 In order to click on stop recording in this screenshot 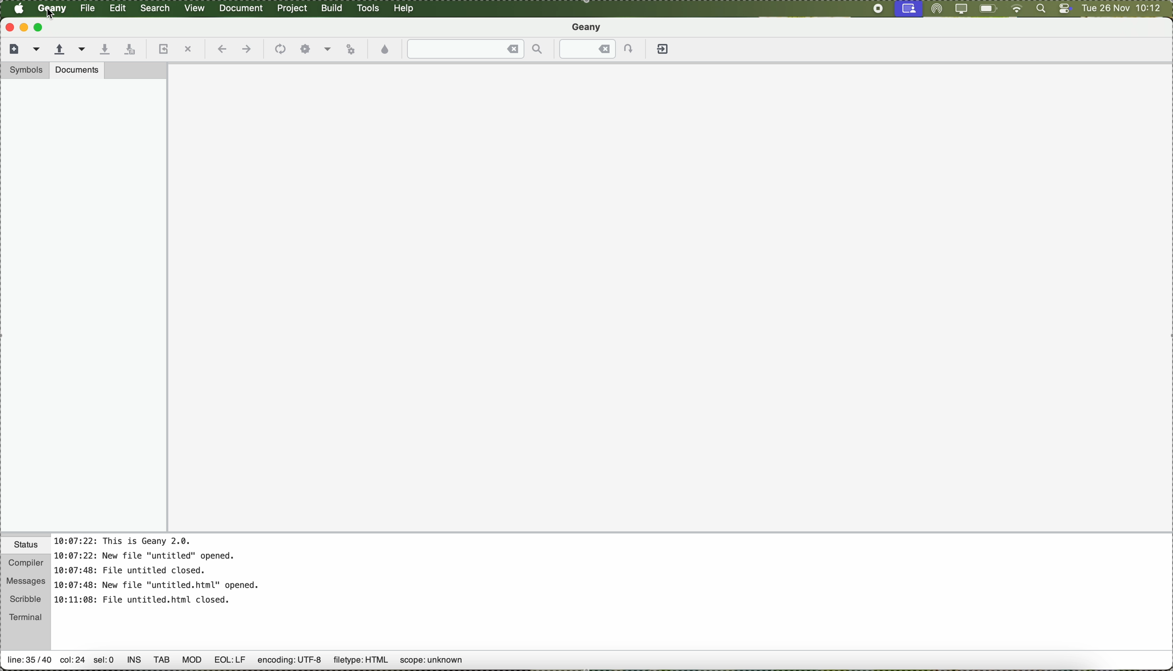, I will do `click(877, 9)`.